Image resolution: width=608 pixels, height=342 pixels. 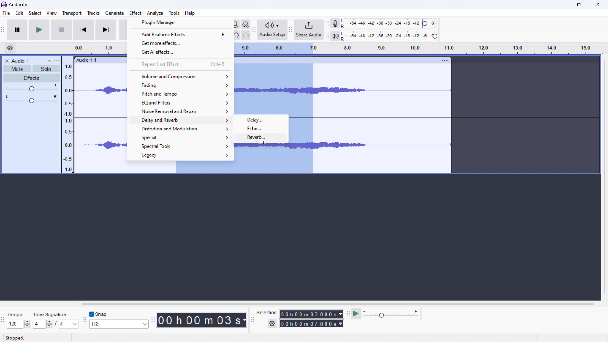 I want to click on skip to end, so click(x=105, y=30).